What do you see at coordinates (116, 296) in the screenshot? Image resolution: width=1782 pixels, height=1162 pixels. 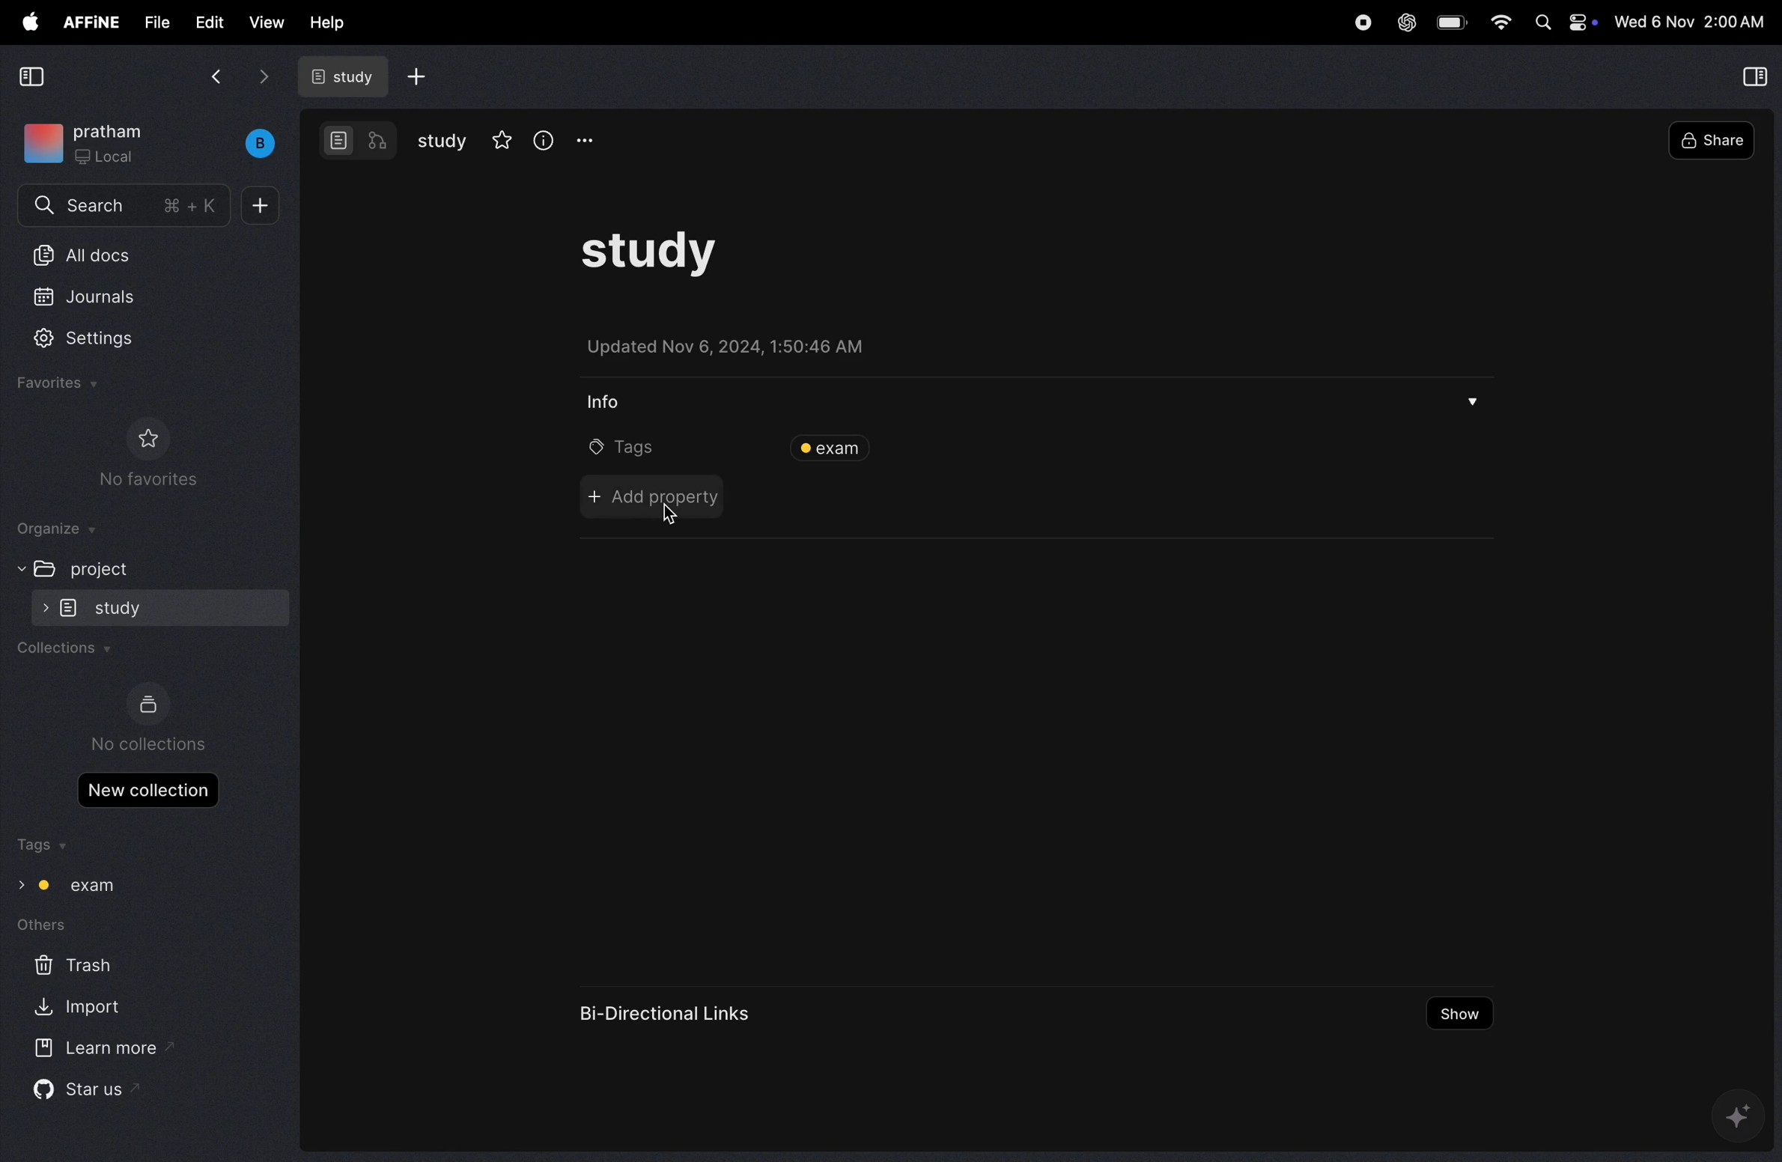 I see `journals` at bounding box center [116, 296].